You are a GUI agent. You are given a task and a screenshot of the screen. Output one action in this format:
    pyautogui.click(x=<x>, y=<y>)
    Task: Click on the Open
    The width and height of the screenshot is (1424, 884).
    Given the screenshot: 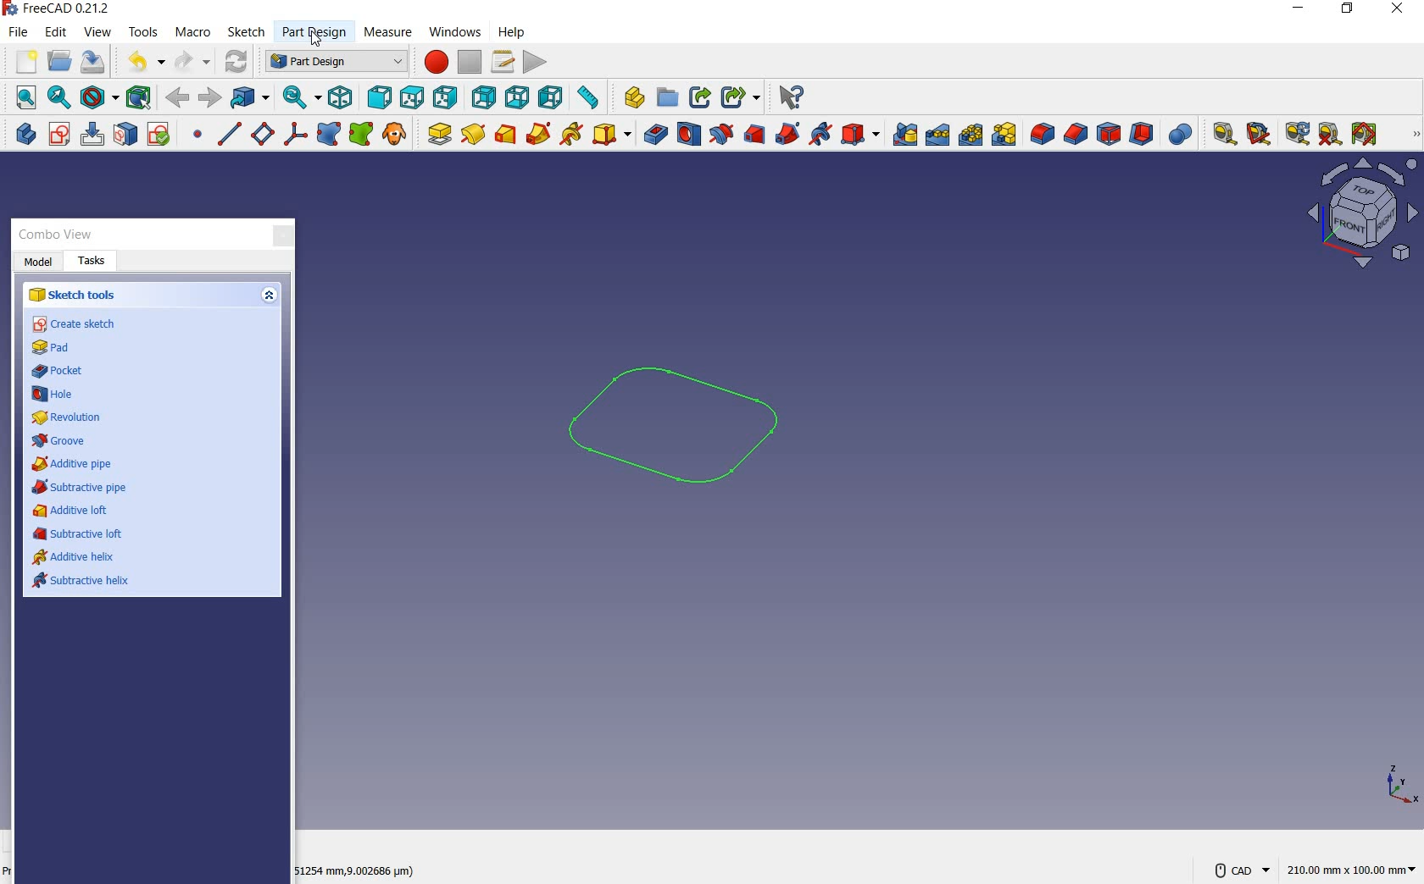 What is the action you would take?
    pyautogui.click(x=670, y=94)
    